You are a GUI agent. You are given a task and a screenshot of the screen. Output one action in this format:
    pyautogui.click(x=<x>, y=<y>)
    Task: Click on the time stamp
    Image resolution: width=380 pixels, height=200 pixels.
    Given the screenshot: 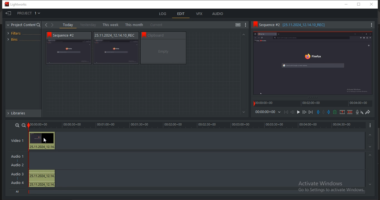 What is the action you would take?
    pyautogui.click(x=359, y=104)
    